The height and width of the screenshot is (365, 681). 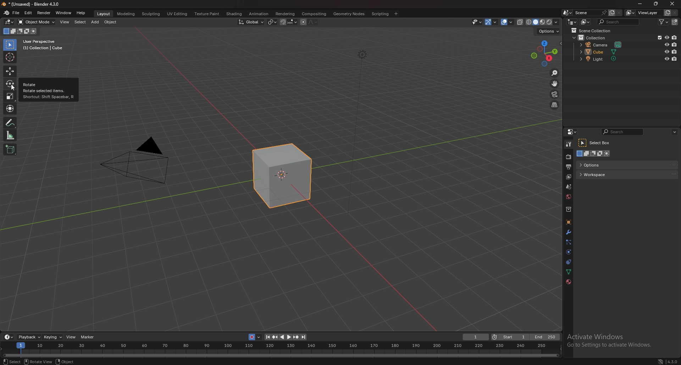 What do you see at coordinates (546, 337) in the screenshot?
I see `end` at bounding box center [546, 337].